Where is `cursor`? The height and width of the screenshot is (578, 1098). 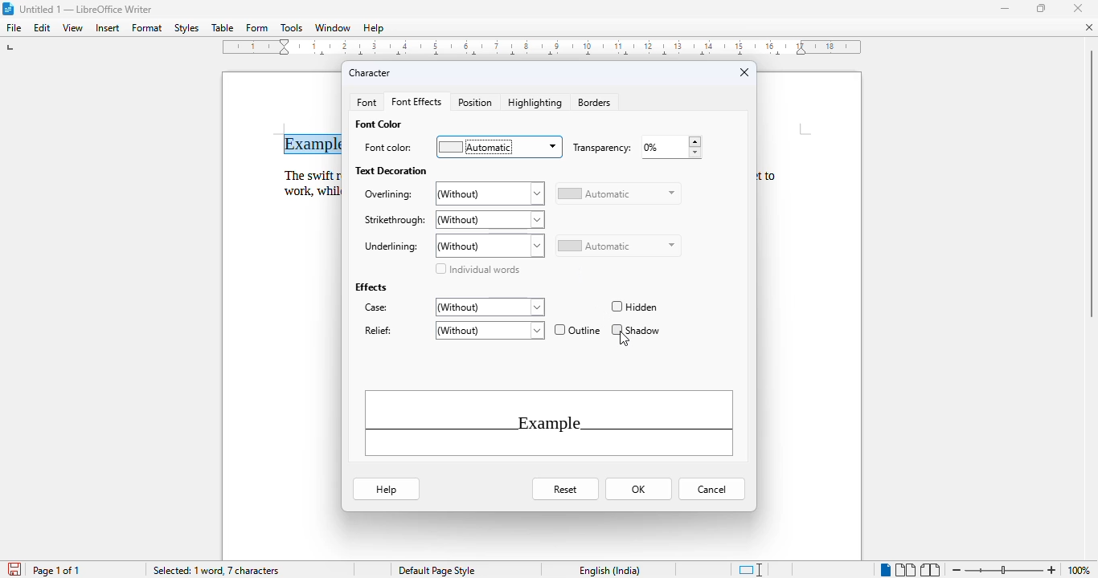 cursor is located at coordinates (625, 340).